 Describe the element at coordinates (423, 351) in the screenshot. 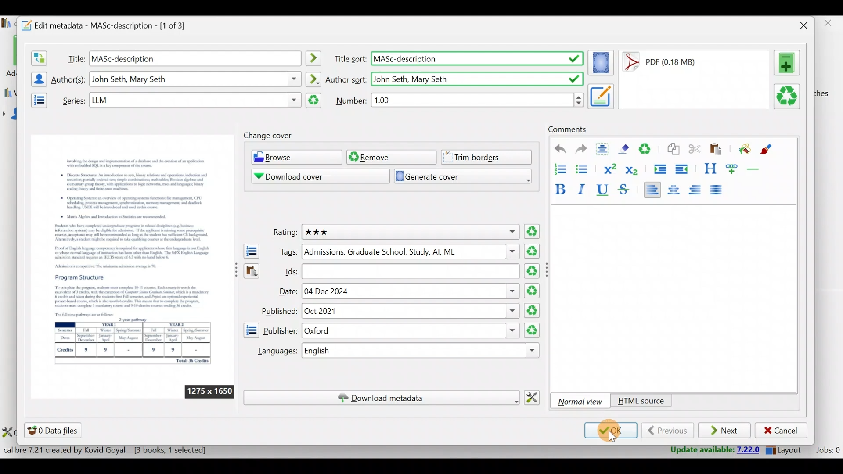

I see `` at that location.